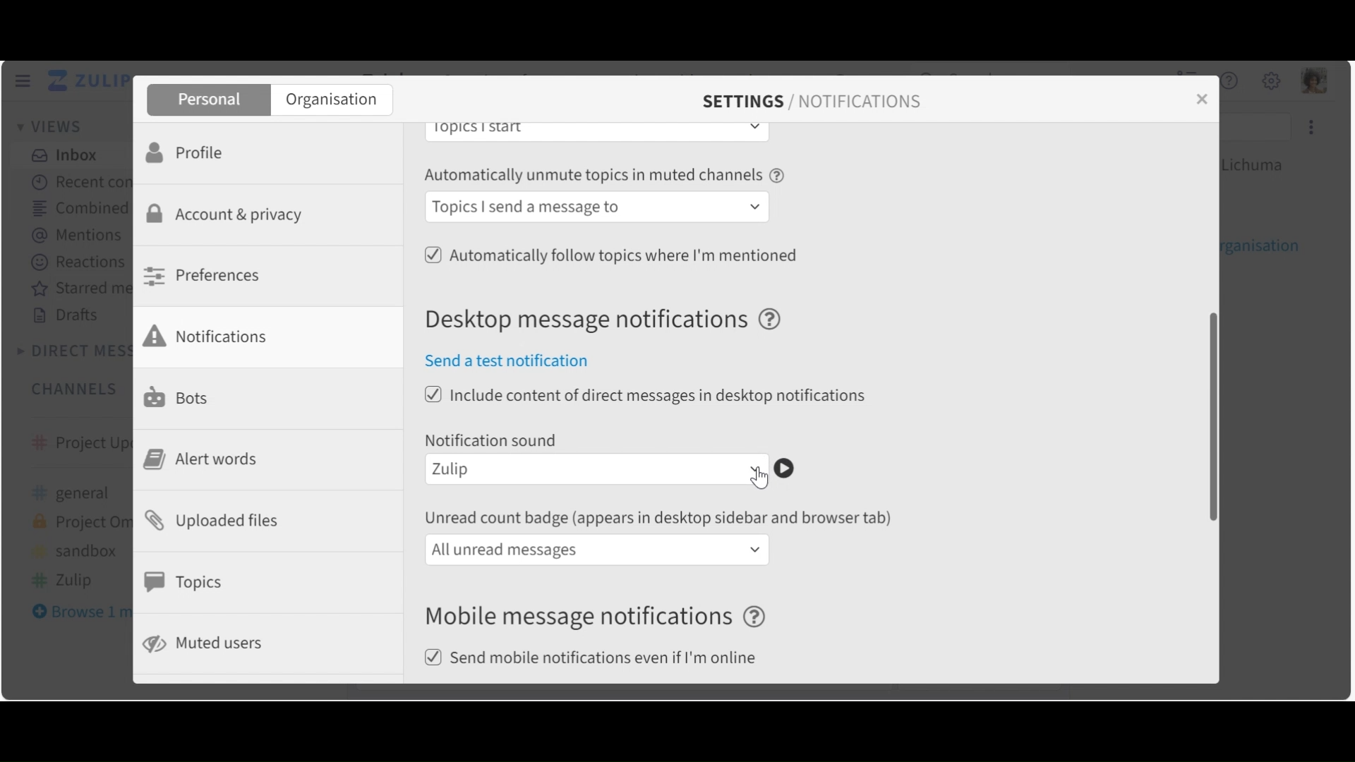 The height and width of the screenshot is (762, 1355). What do you see at coordinates (610, 320) in the screenshot?
I see `Desktop message notifications` at bounding box center [610, 320].